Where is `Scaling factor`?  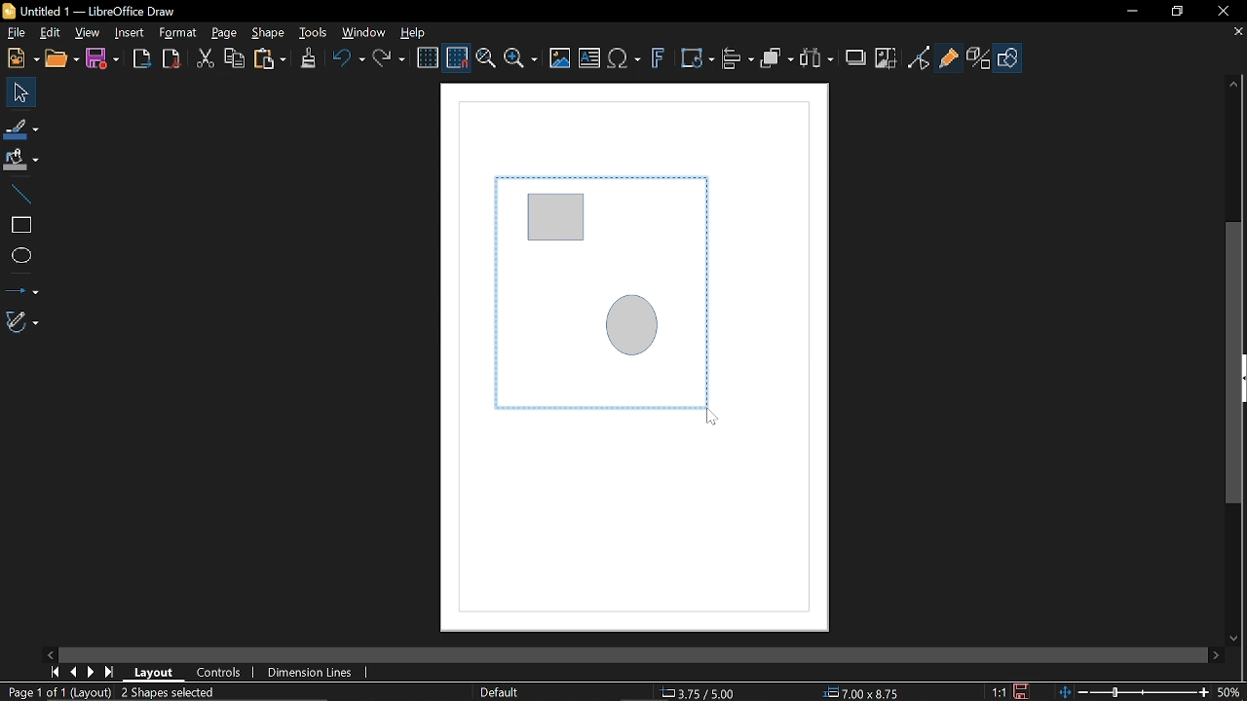 Scaling factor is located at coordinates (997, 692).